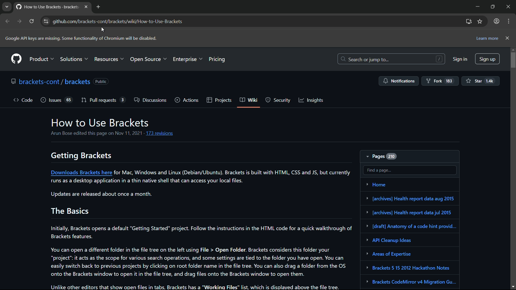  I want to click on resources, so click(109, 59).